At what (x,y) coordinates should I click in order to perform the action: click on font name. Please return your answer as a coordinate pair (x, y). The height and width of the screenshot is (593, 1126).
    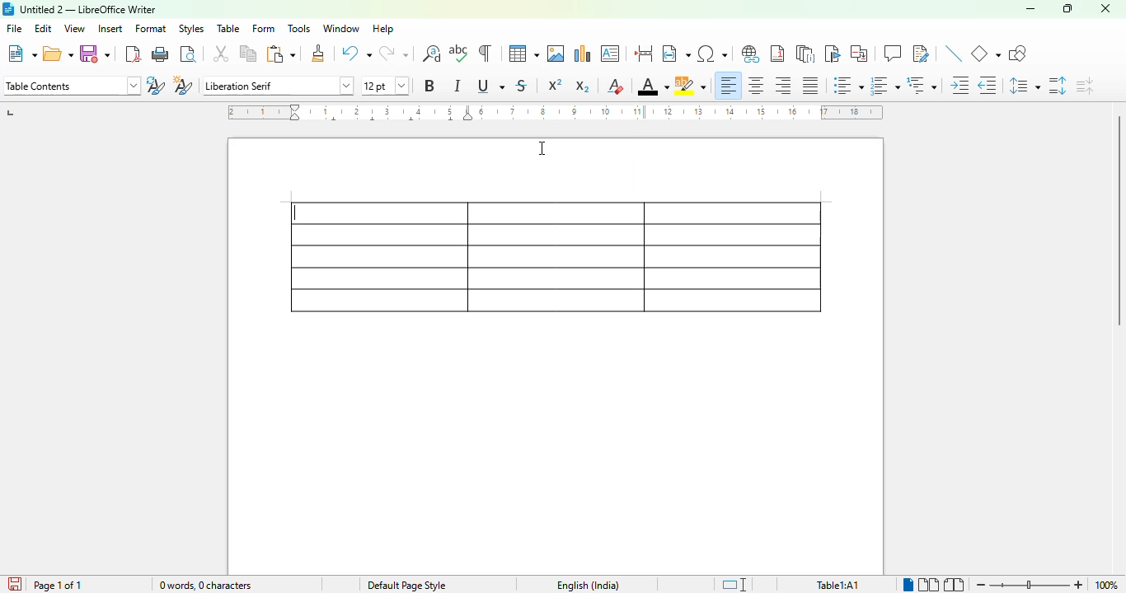
    Looking at the image, I should click on (279, 86).